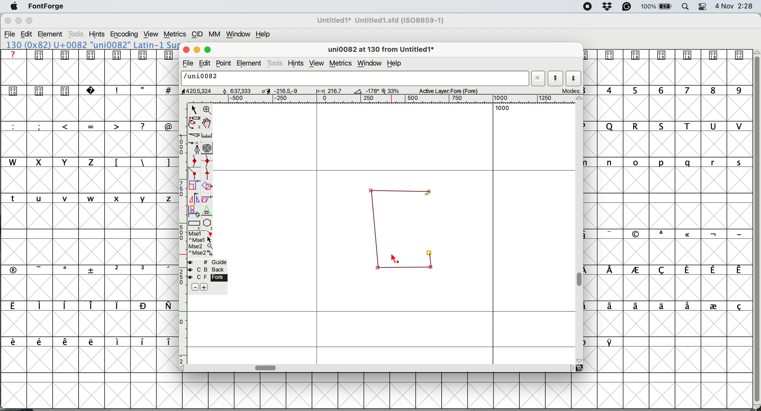  What do you see at coordinates (675, 270) in the screenshot?
I see `symbols` at bounding box center [675, 270].